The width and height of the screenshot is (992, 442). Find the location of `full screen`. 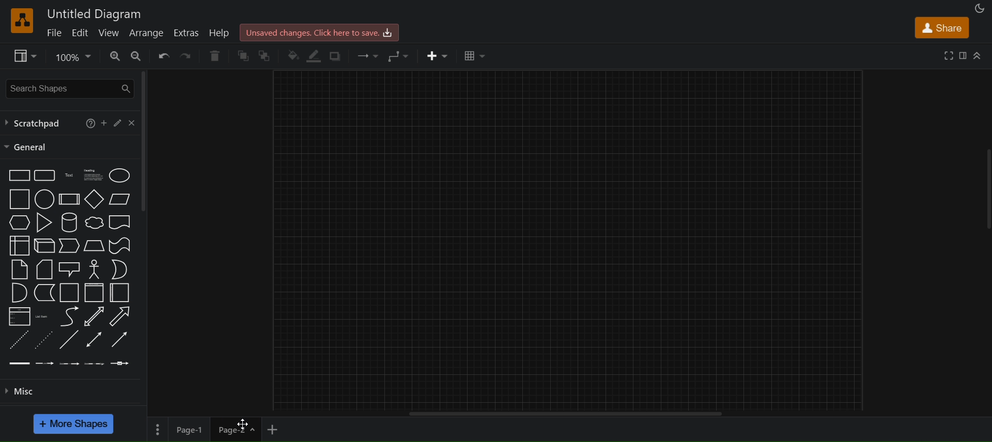

full screen is located at coordinates (950, 55).